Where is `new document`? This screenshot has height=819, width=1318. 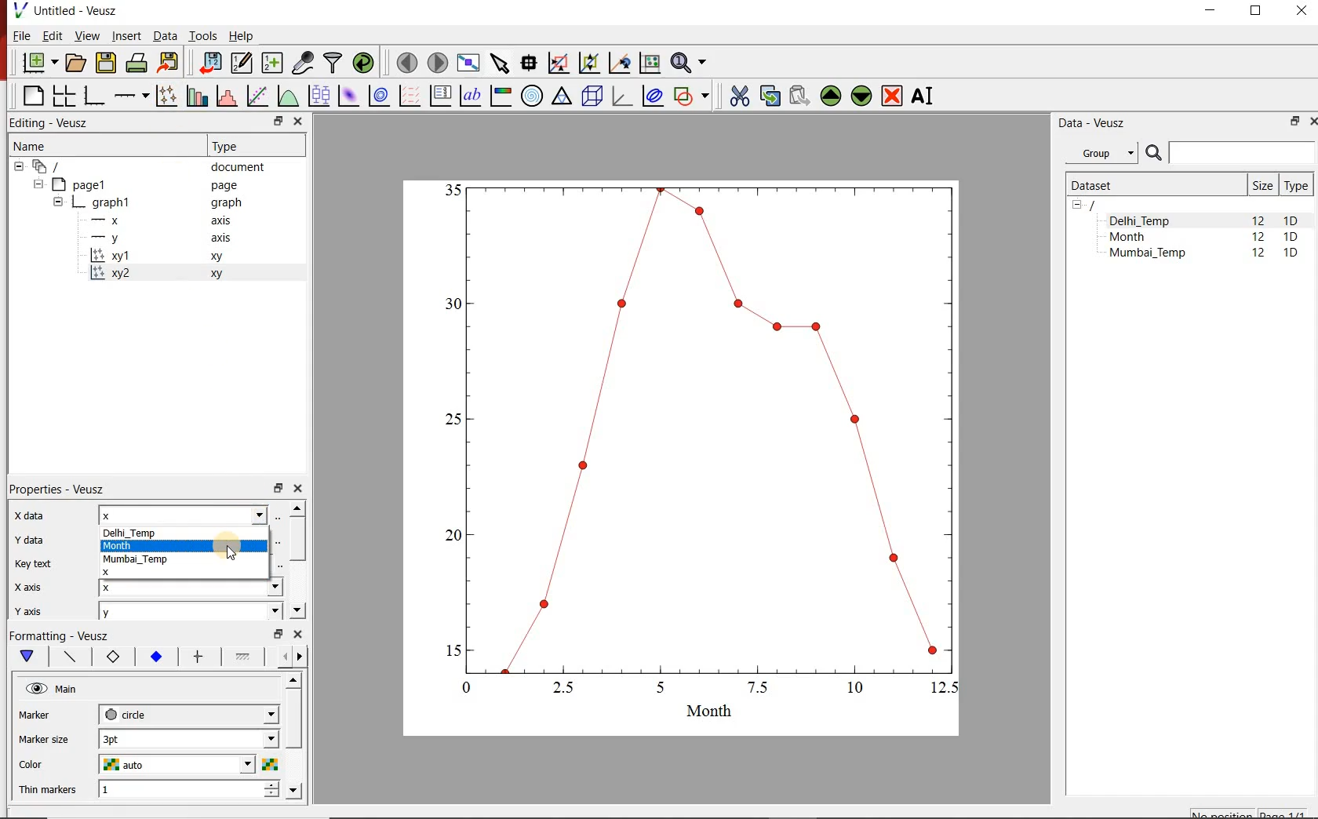 new document is located at coordinates (38, 63).